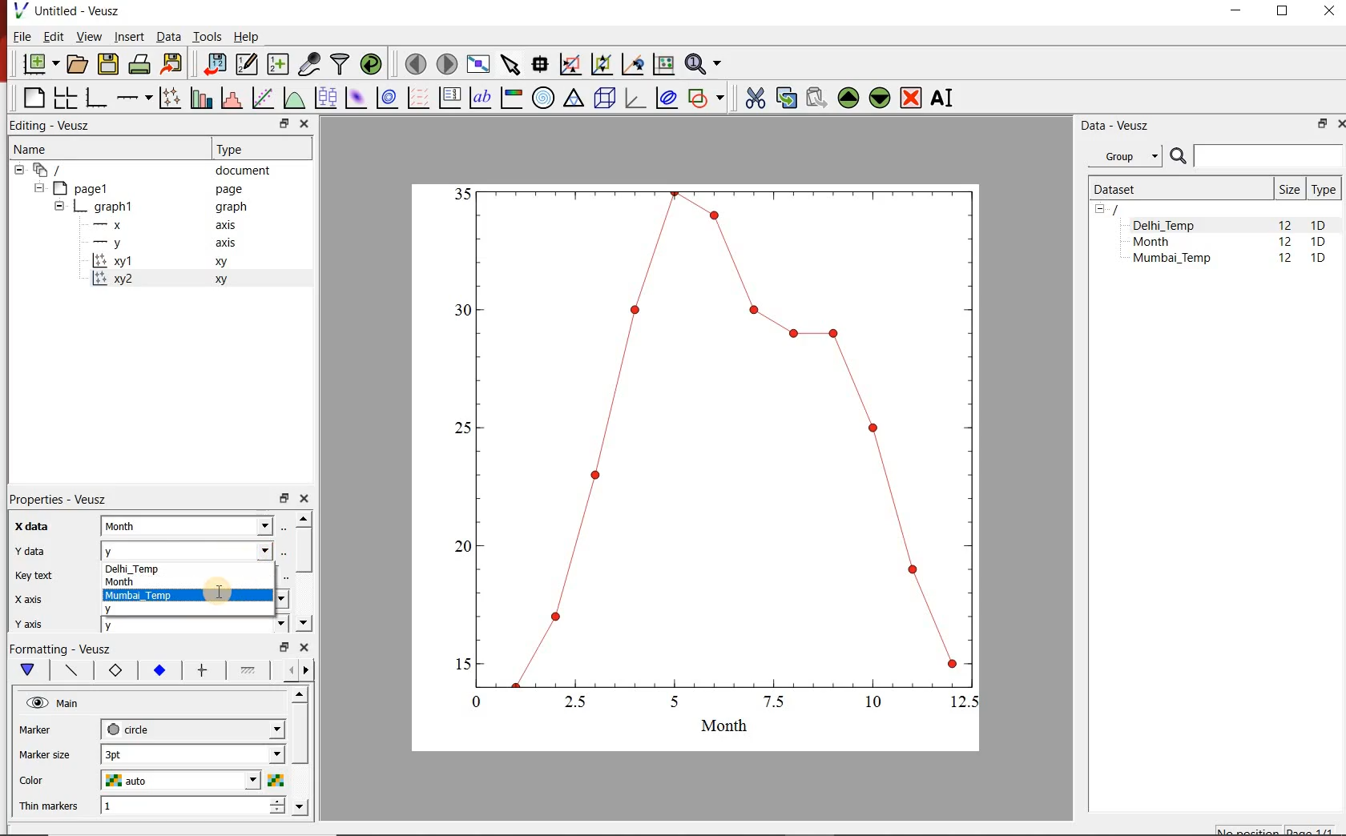  What do you see at coordinates (1283, 12) in the screenshot?
I see `RESTORE` at bounding box center [1283, 12].